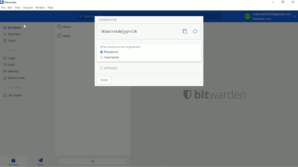  What do you see at coordinates (40, 8) in the screenshot?
I see `Window` at bounding box center [40, 8].